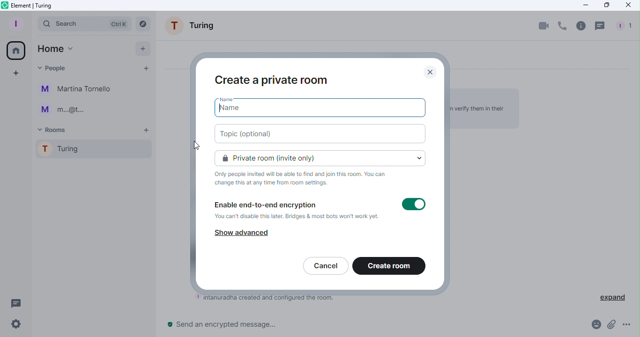 This screenshot has height=337, width=640. Describe the element at coordinates (580, 25) in the screenshot. I see `Room info` at that location.